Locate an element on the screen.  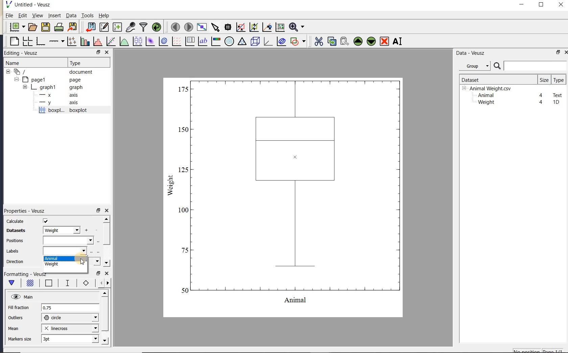
view is located at coordinates (37, 16).